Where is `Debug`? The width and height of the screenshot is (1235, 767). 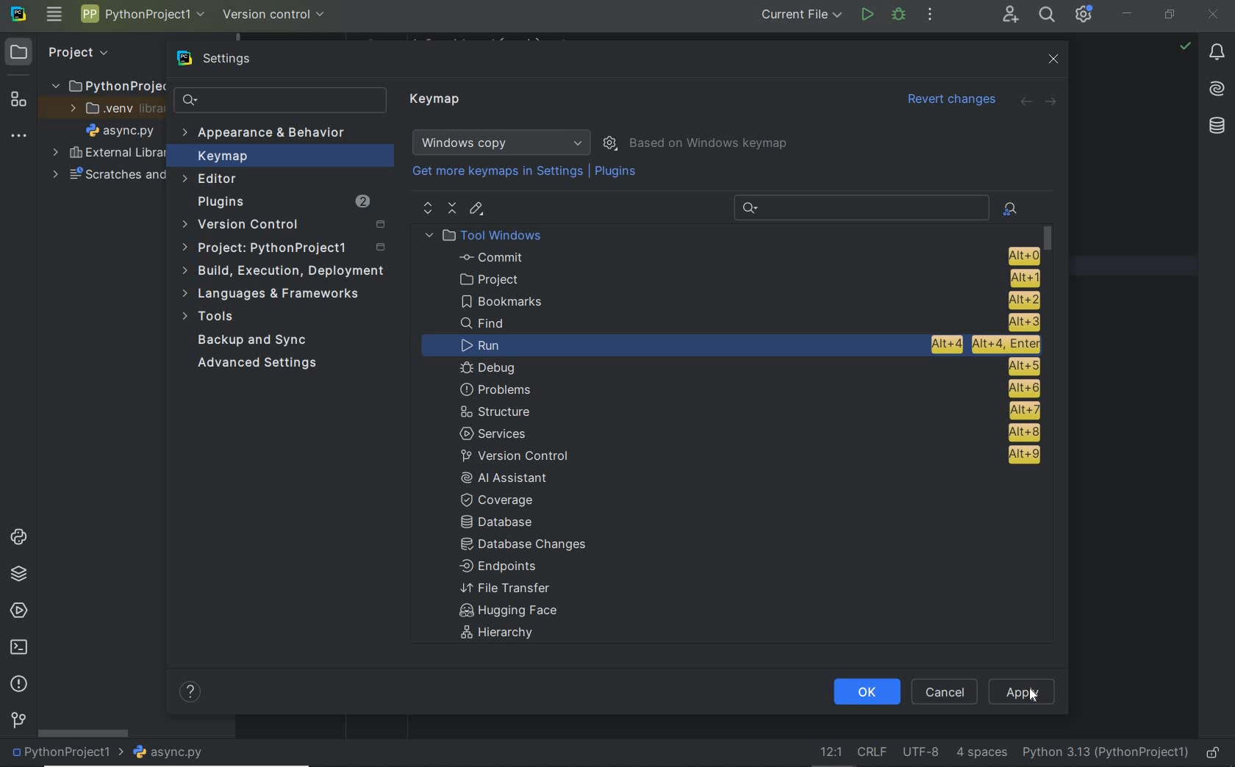
Debug is located at coordinates (899, 15).